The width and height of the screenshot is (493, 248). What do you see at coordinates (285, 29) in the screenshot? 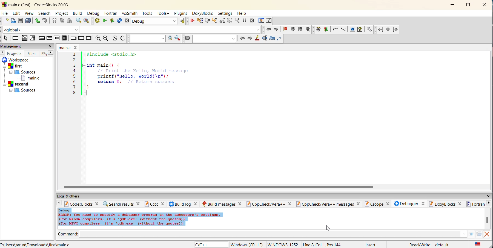
I see `toggle bookmarks` at bounding box center [285, 29].